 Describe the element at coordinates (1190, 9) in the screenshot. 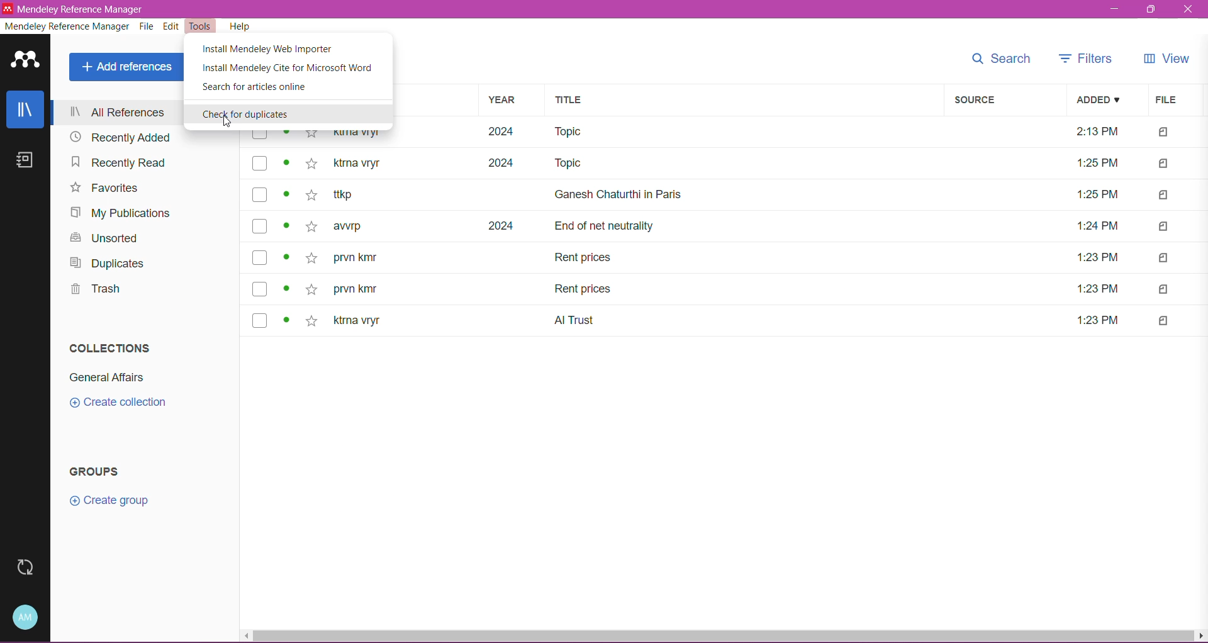

I see `close` at that location.